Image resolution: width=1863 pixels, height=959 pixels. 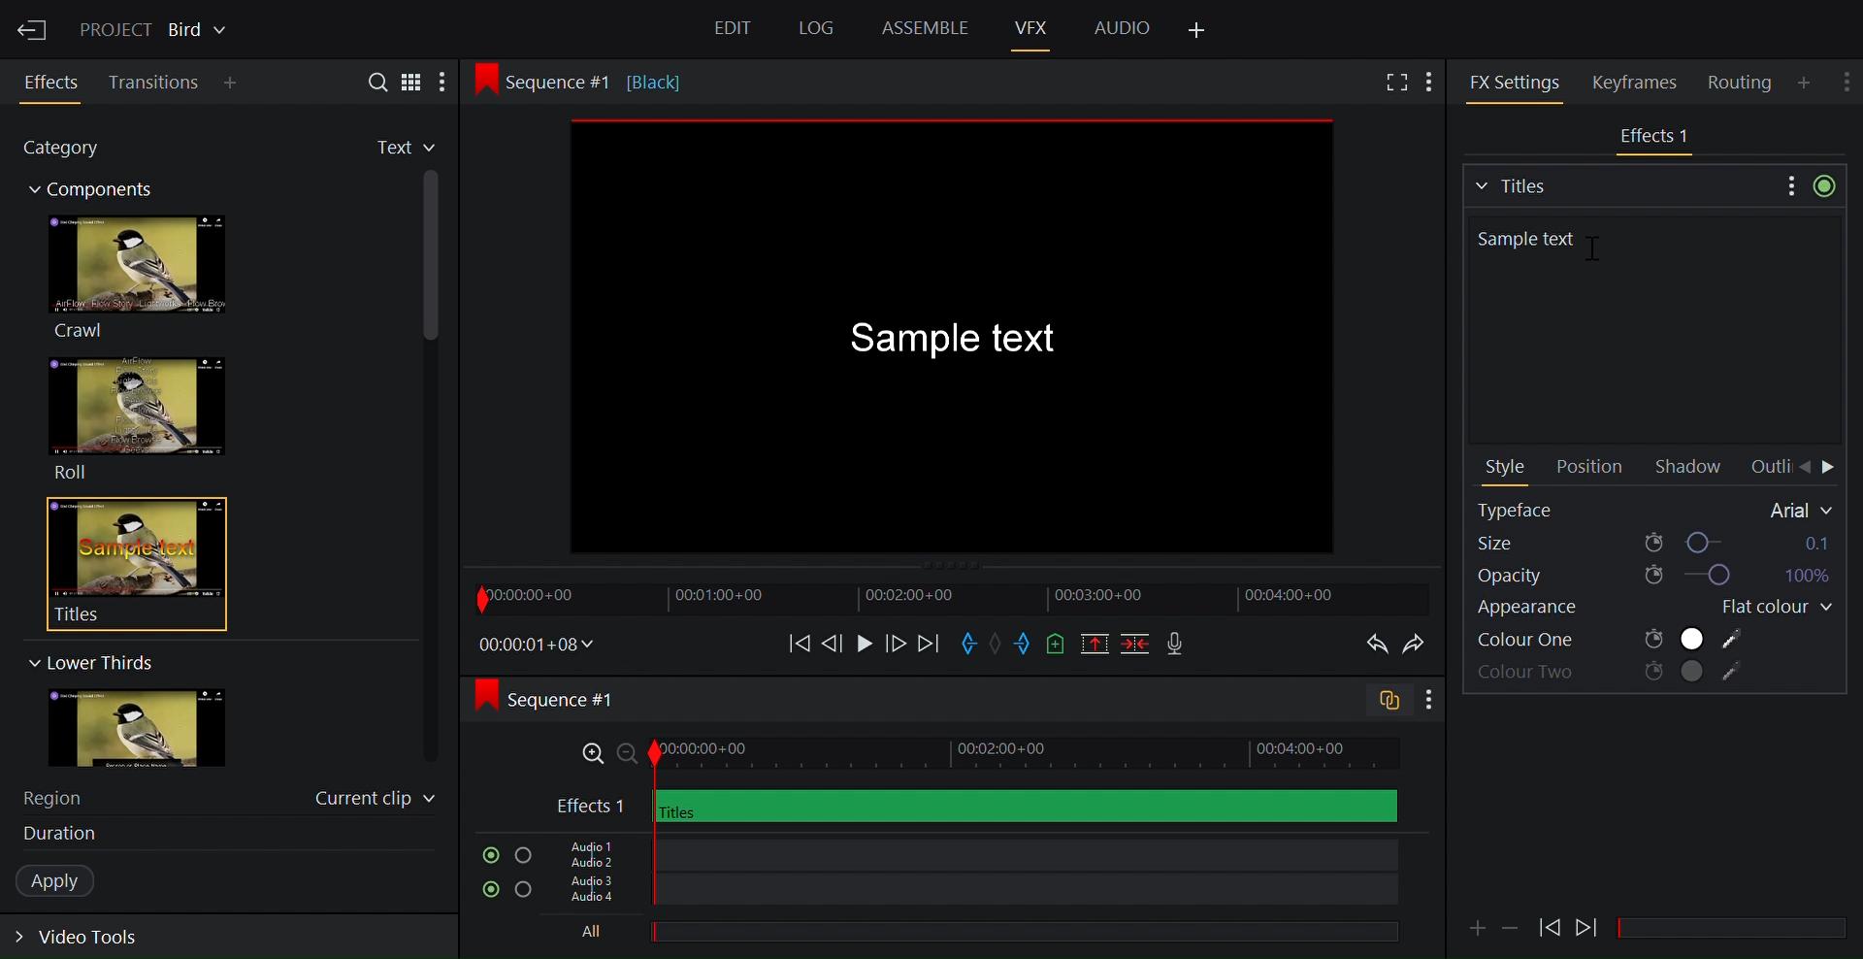 What do you see at coordinates (1654, 542) in the screenshot?
I see `Size` at bounding box center [1654, 542].